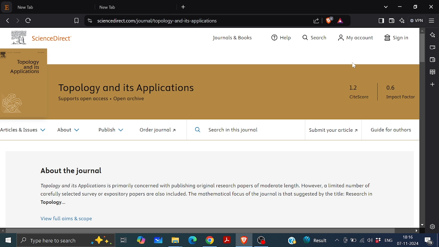  I want to click on Sign In, so click(398, 39).